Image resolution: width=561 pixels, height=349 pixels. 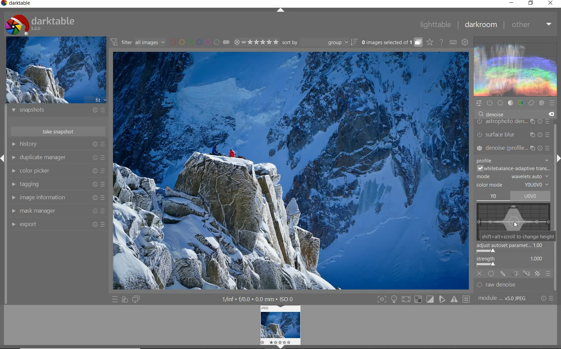 What do you see at coordinates (290, 172) in the screenshot?
I see `selected image` at bounding box center [290, 172].